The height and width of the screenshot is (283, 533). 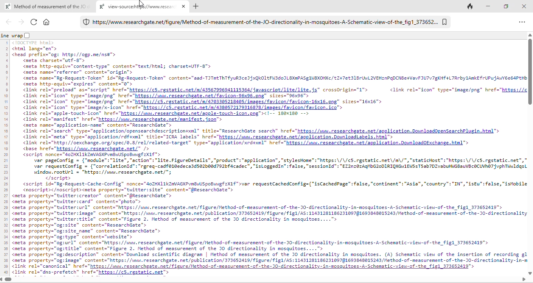 I want to click on R® Method of measurement of the JC, so click(x=46, y=7).